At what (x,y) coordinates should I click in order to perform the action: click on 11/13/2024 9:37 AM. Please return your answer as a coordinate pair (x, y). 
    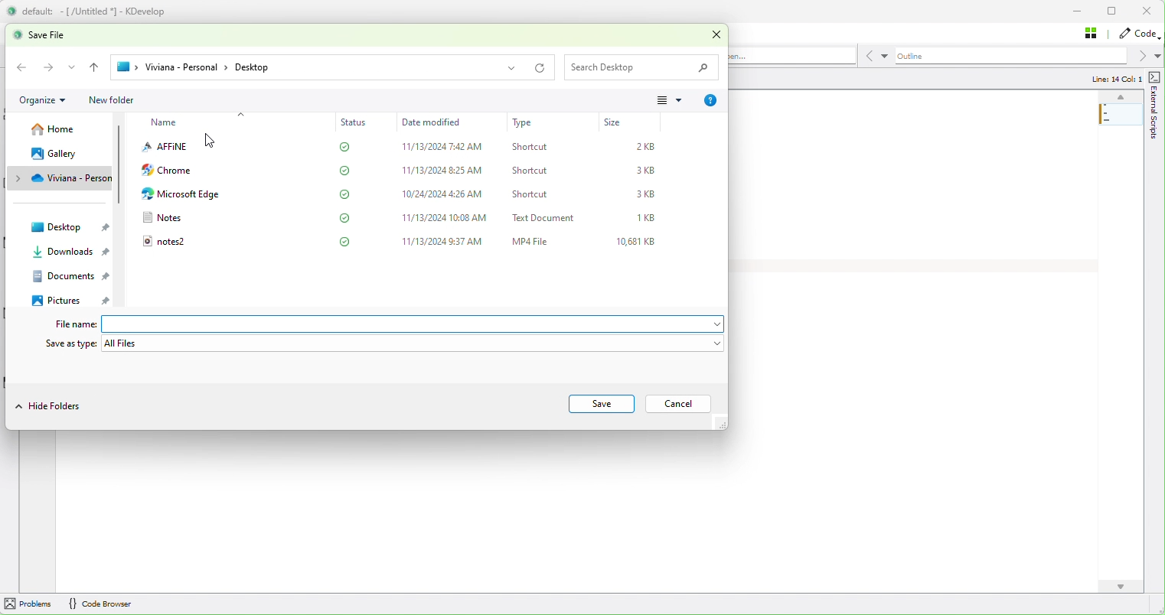
    Looking at the image, I should click on (445, 242).